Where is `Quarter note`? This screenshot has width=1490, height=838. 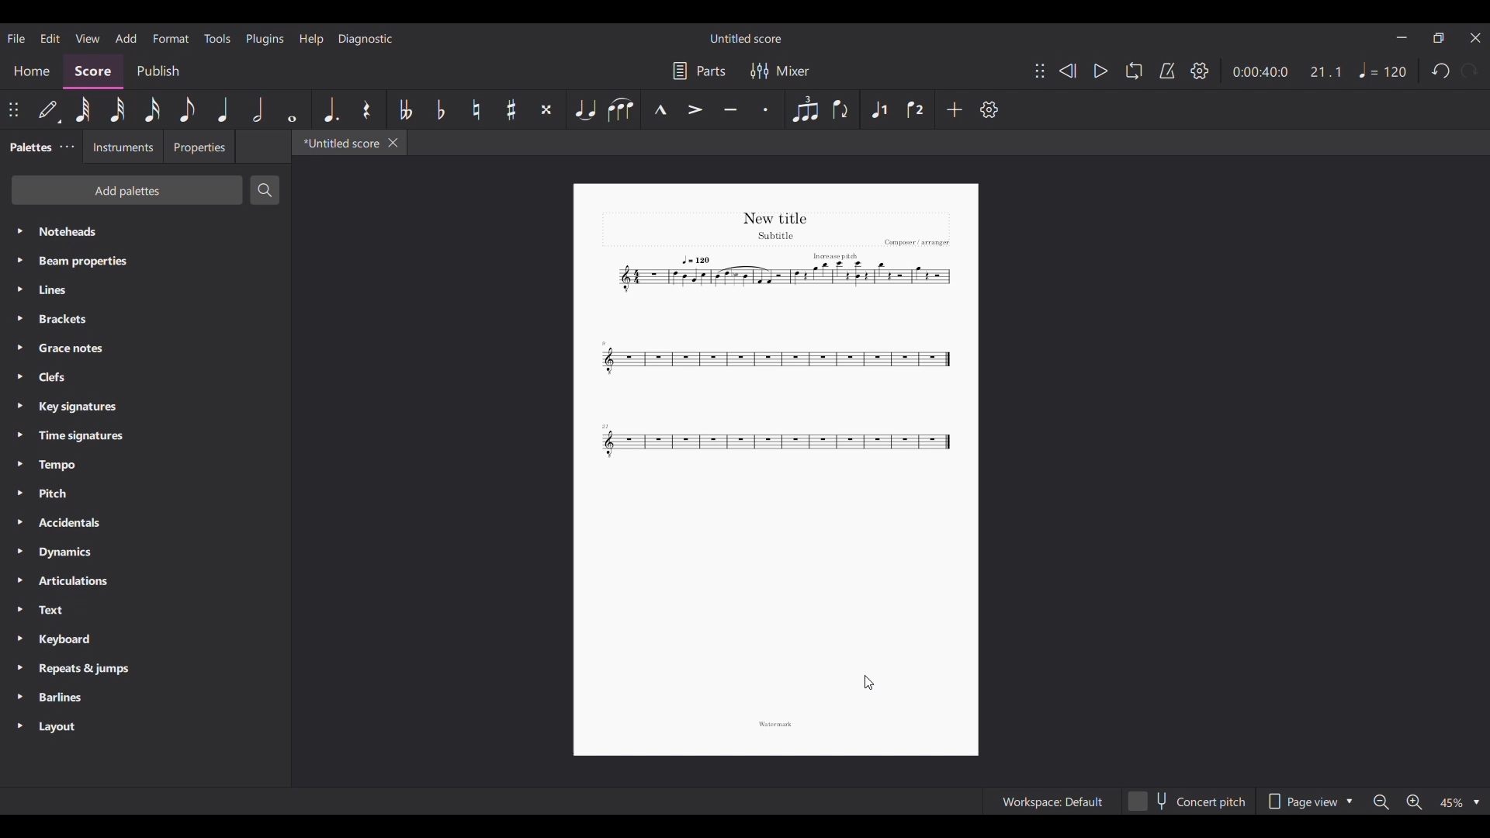
Quarter note is located at coordinates (223, 109).